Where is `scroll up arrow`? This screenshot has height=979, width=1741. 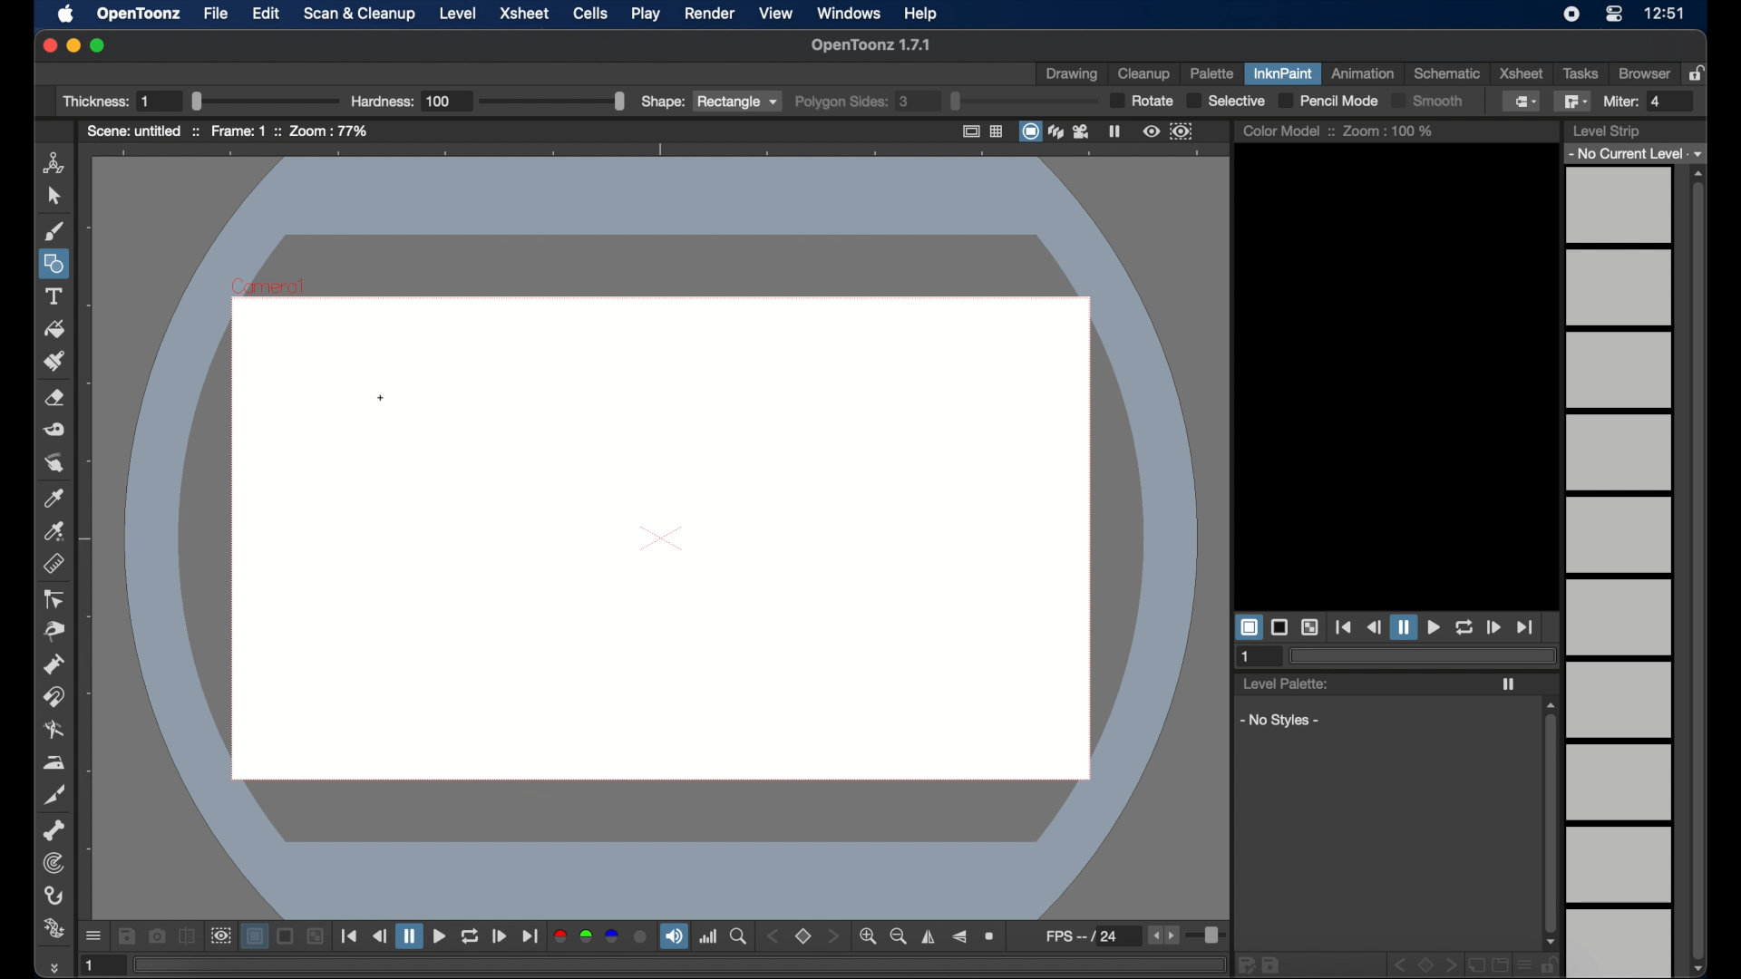
scroll up arrow is located at coordinates (1698, 173).